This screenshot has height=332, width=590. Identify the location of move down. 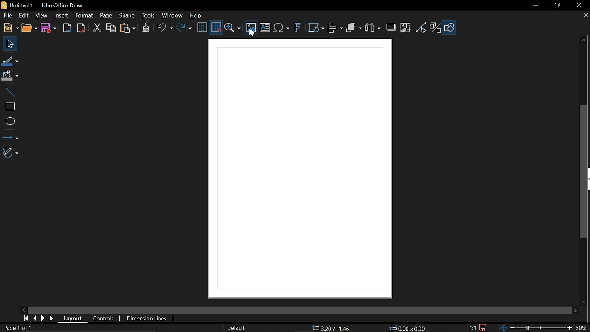
(586, 302).